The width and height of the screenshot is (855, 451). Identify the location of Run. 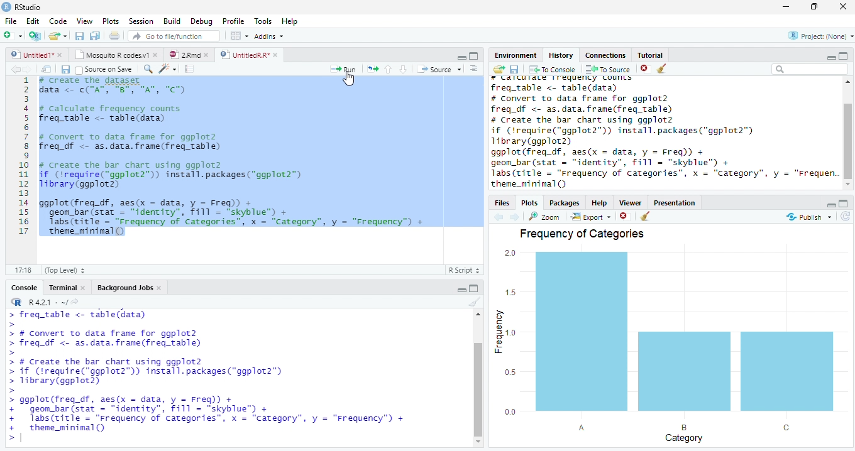
(345, 69).